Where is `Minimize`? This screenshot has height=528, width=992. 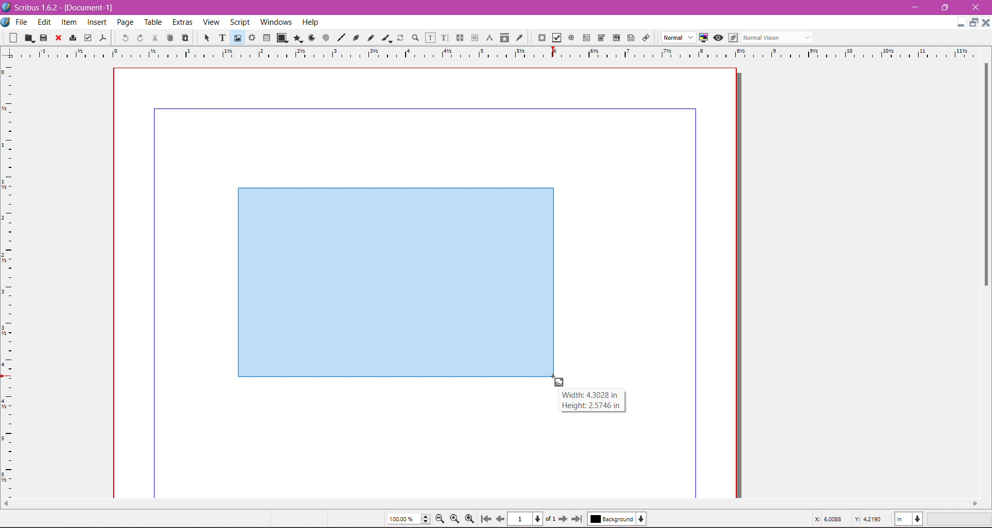
Minimize is located at coordinates (916, 7).